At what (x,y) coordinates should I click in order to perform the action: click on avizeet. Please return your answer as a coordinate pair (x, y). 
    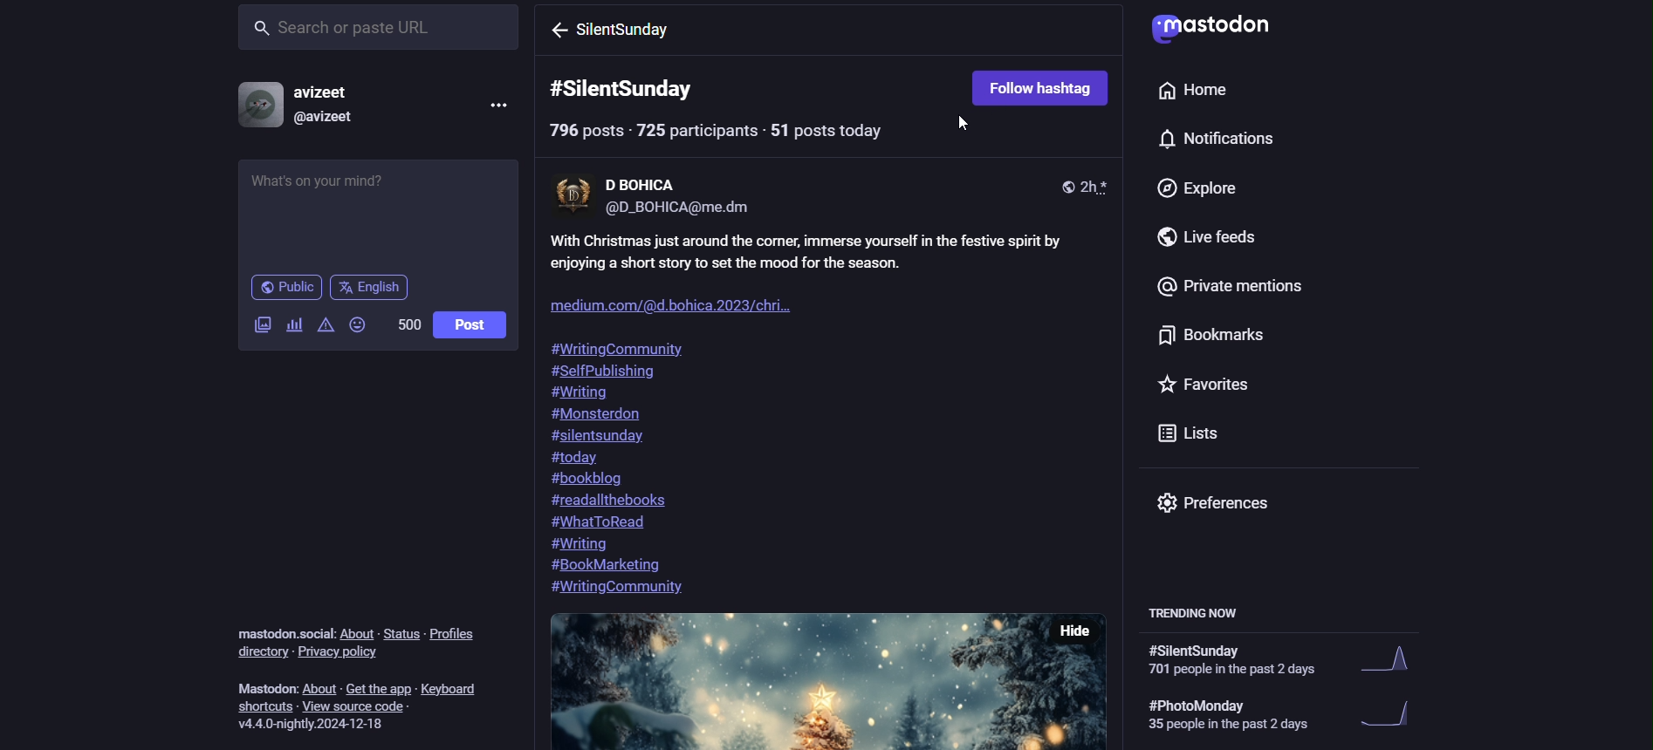
    Looking at the image, I should click on (334, 92).